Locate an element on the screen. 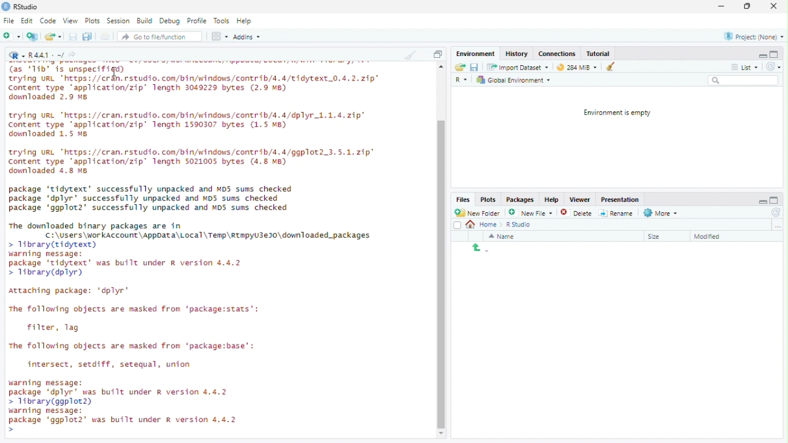 The height and width of the screenshot is (443, 788). Profile is located at coordinates (196, 20).